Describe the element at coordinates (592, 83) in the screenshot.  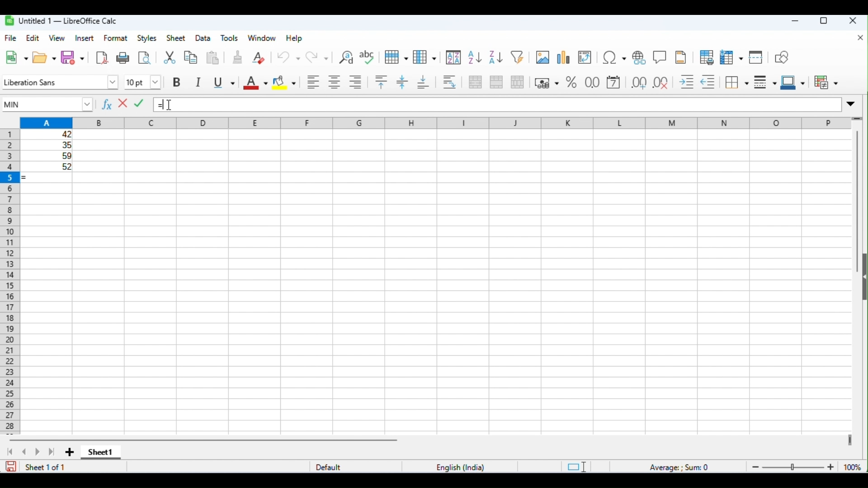
I see `format as number` at that location.